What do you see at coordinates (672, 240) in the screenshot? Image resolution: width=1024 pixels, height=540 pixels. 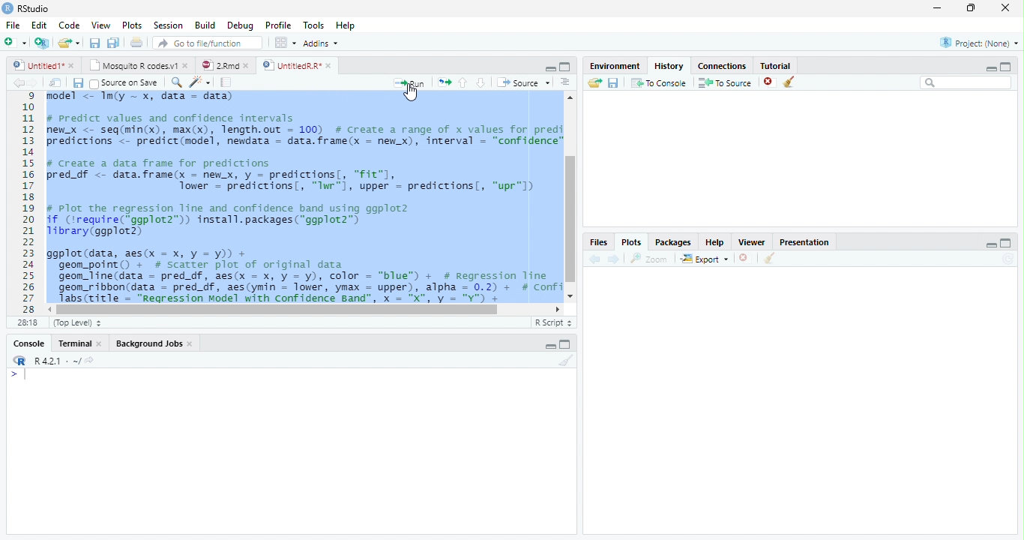 I see `Packages` at bounding box center [672, 240].